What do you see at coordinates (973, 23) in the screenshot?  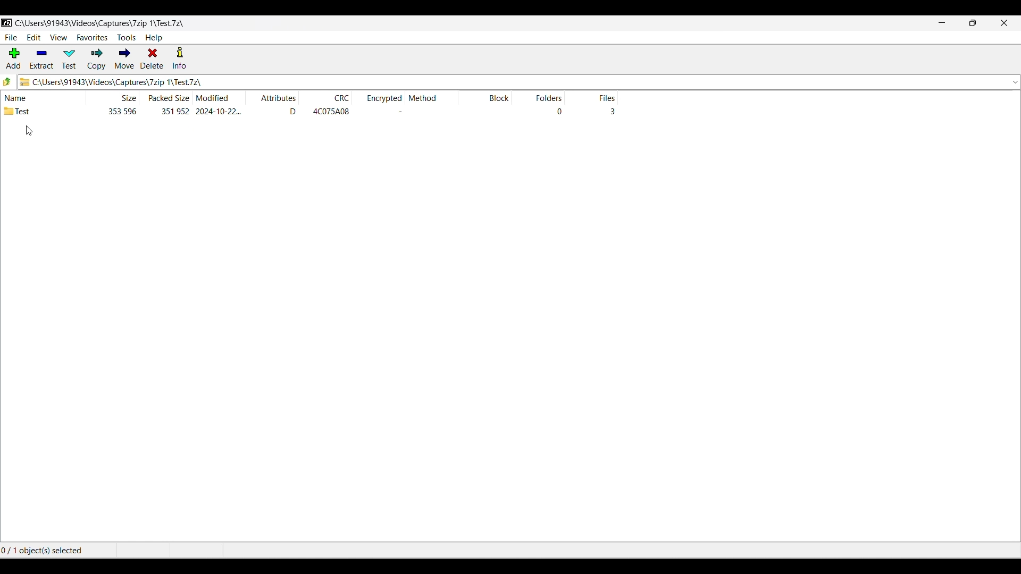 I see `Show interface in smaller tab` at bounding box center [973, 23].